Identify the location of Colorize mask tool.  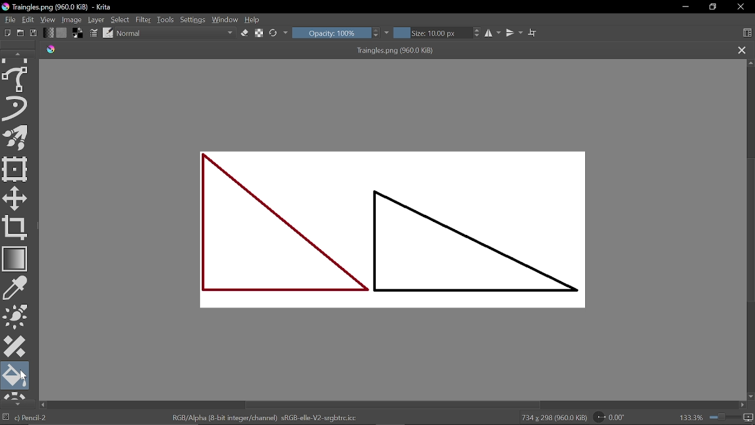
(17, 316).